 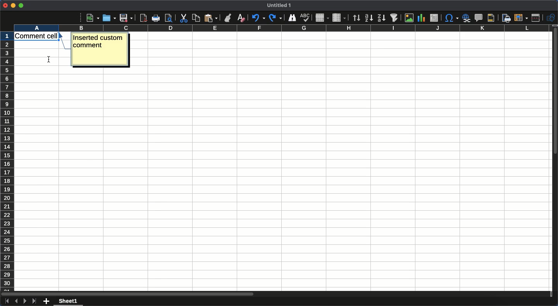 What do you see at coordinates (357, 18) in the screenshot?
I see `Sorting` at bounding box center [357, 18].